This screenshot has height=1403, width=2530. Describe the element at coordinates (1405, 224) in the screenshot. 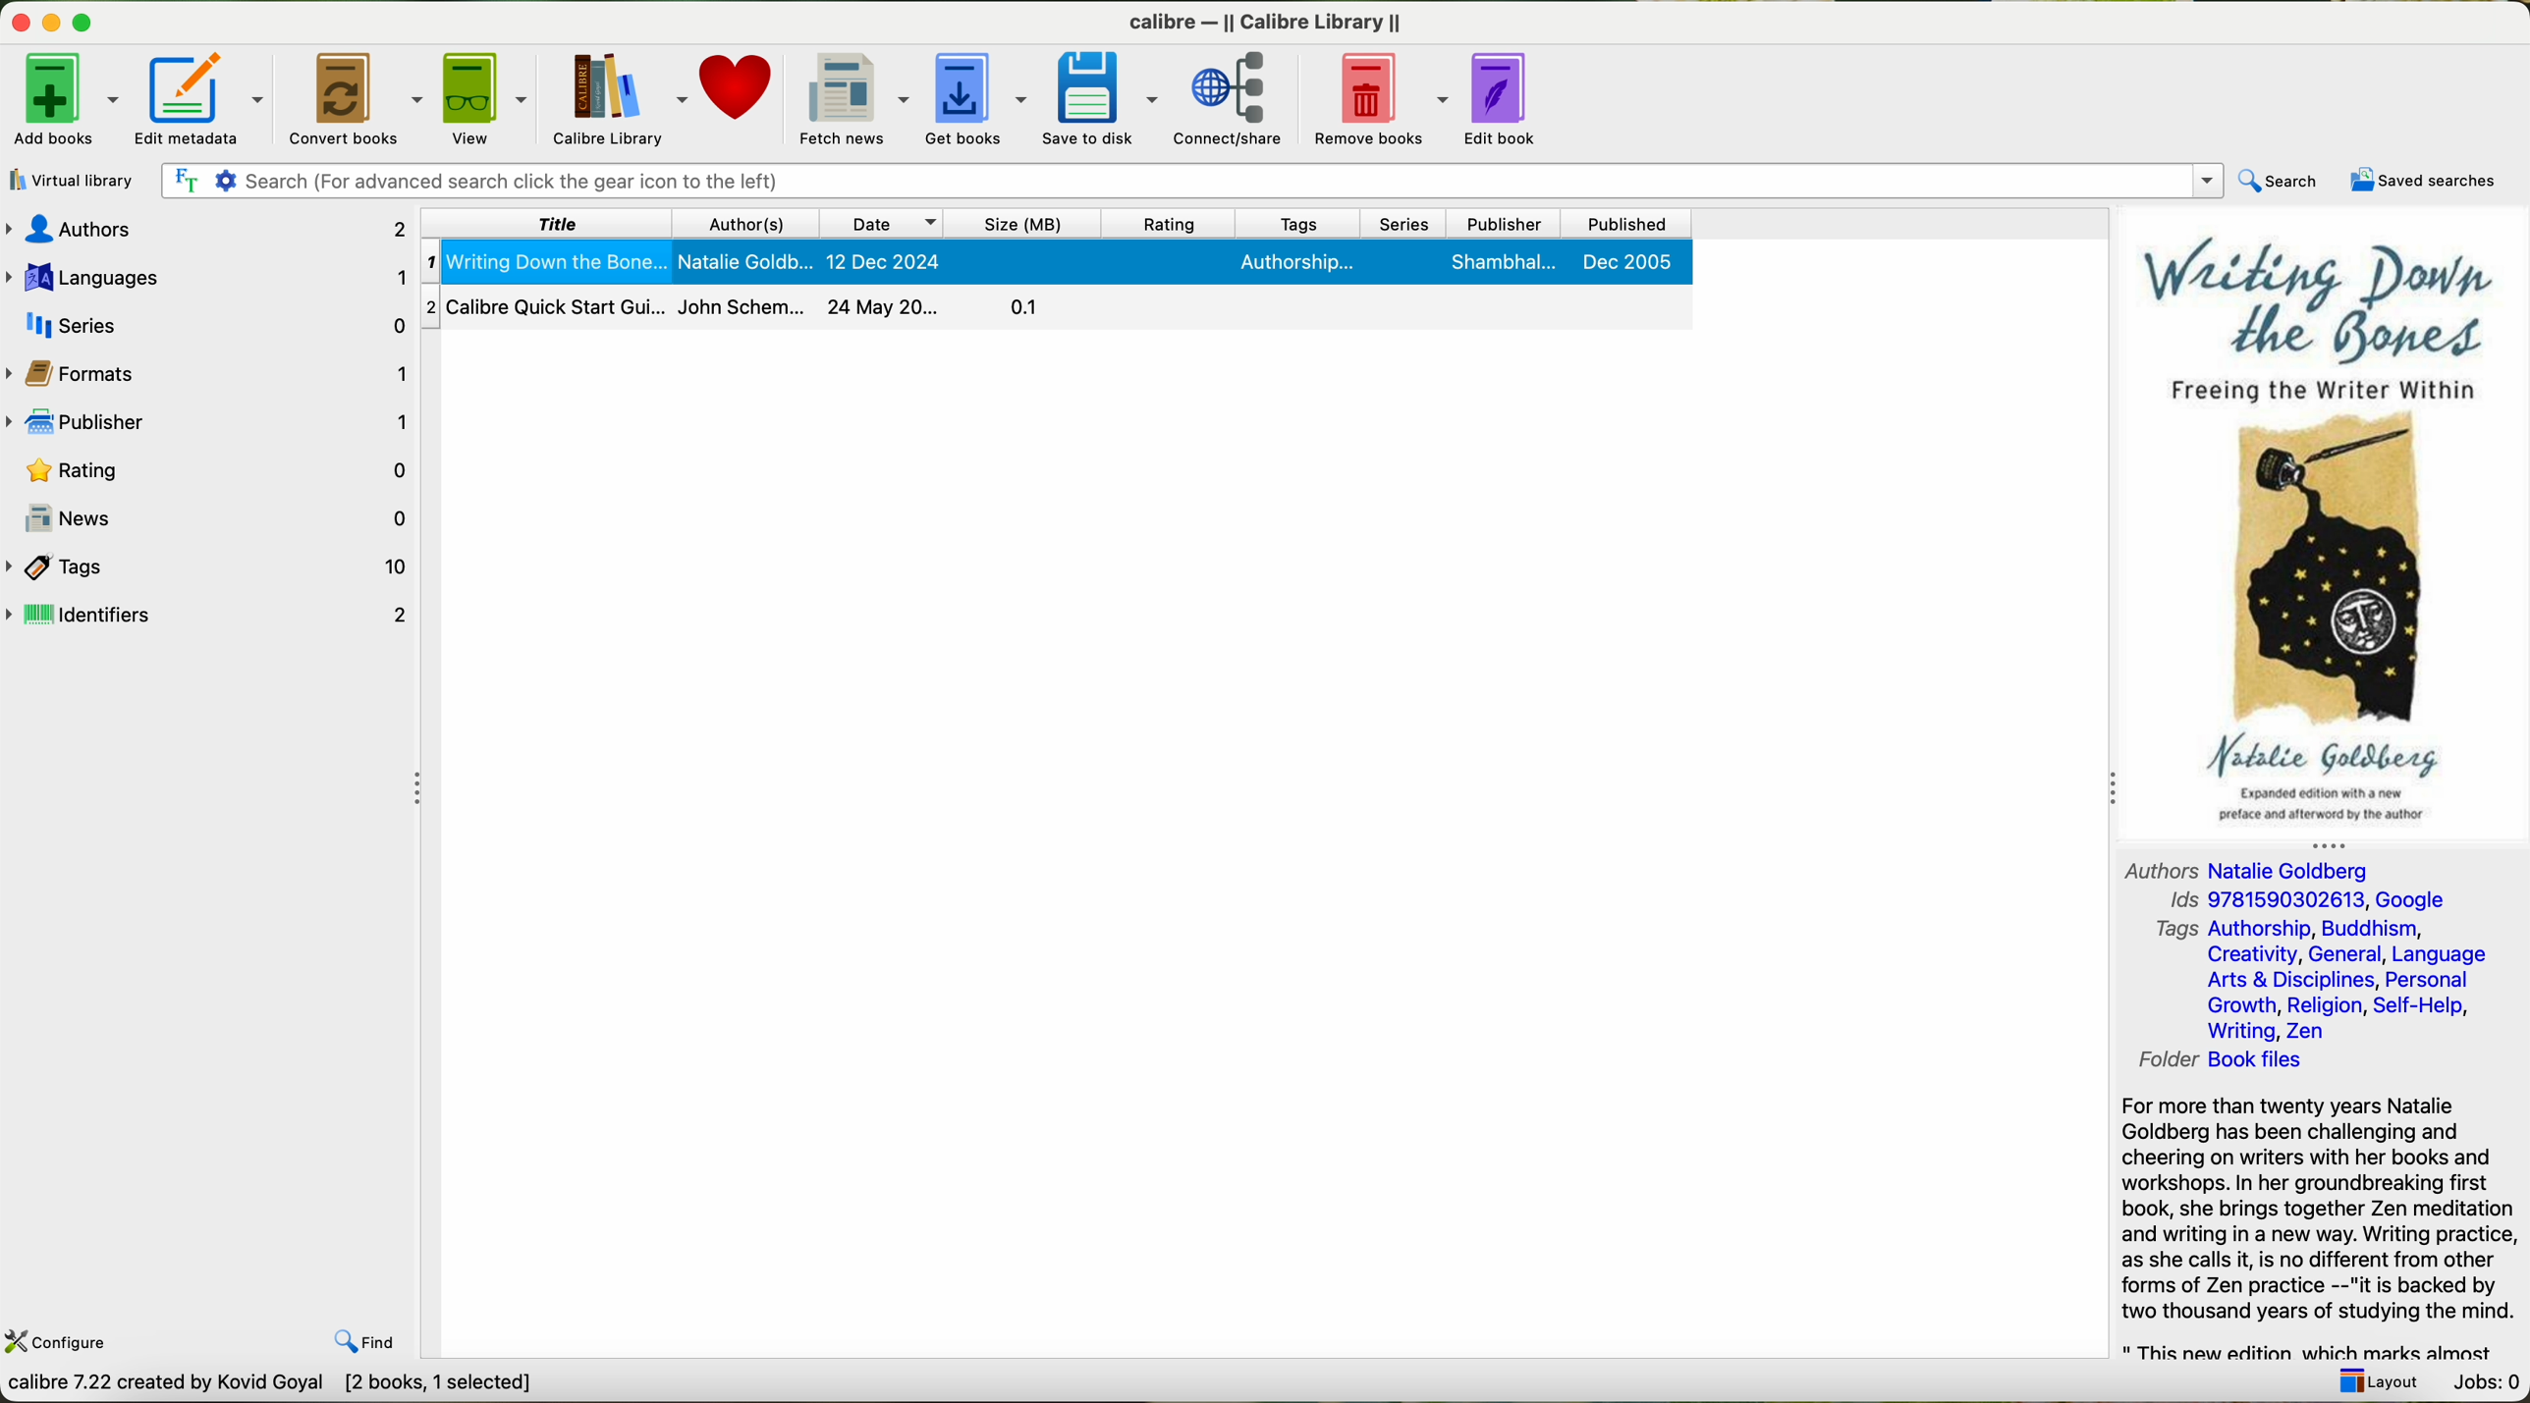

I see `series` at that location.